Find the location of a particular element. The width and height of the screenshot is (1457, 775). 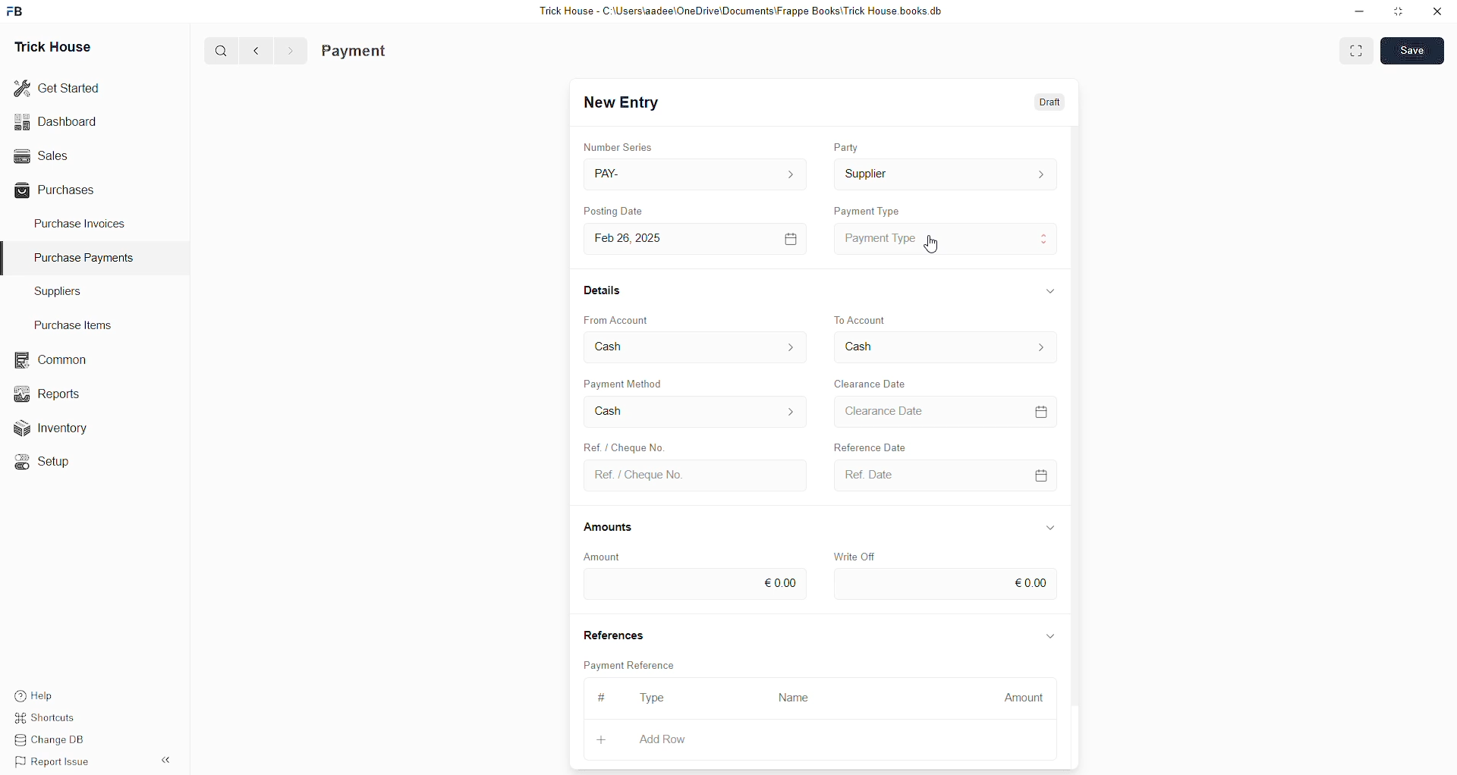

Get Started is located at coordinates (60, 86).